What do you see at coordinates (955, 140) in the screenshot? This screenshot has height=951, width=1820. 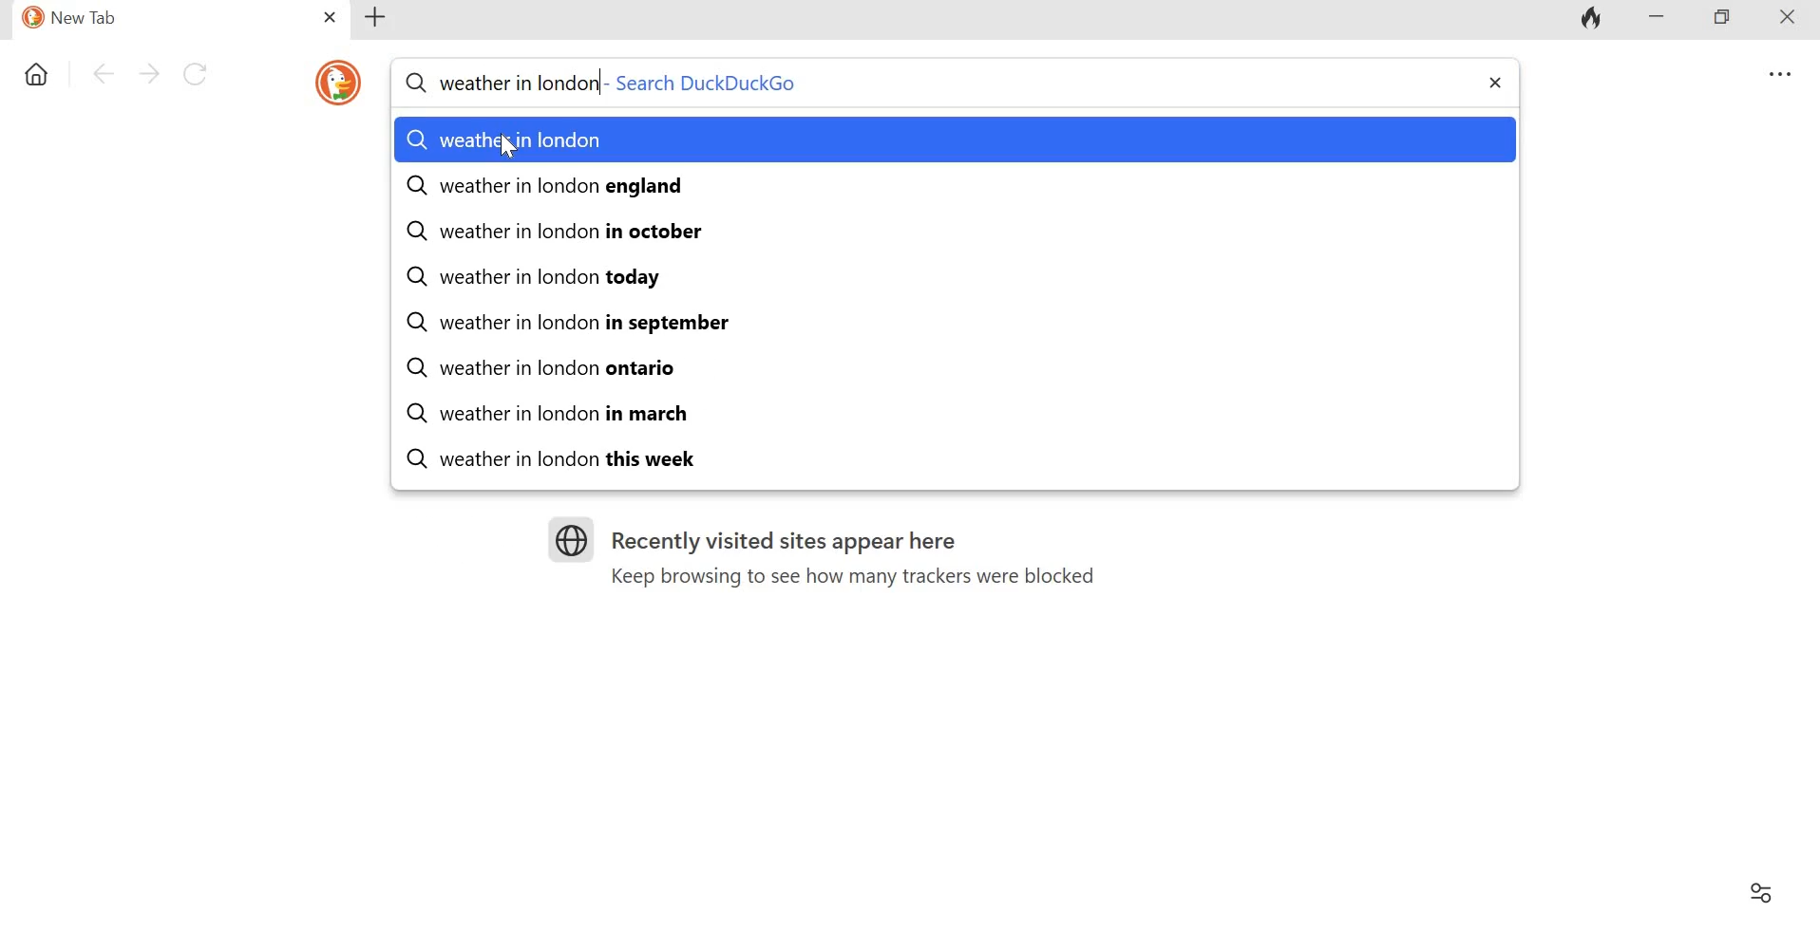 I see `weather in london` at bounding box center [955, 140].